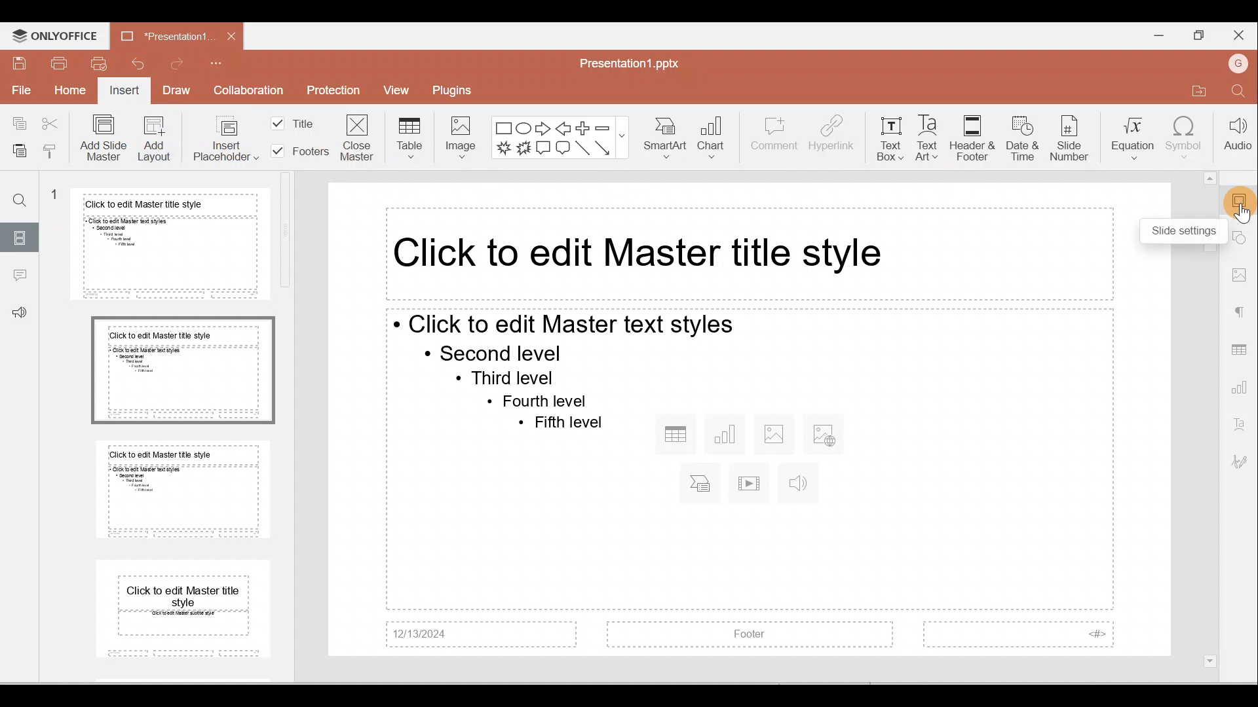 Image resolution: width=1258 pixels, height=707 pixels. What do you see at coordinates (58, 63) in the screenshot?
I see `Print file` at bounding box center [58, 63].